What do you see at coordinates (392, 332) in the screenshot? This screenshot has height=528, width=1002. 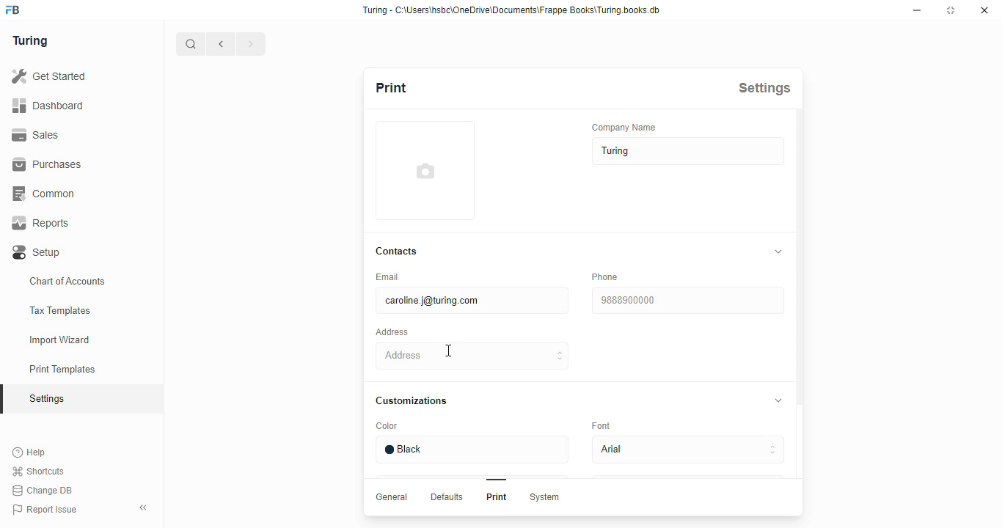 I see `address` at bounding box center [392, 332].